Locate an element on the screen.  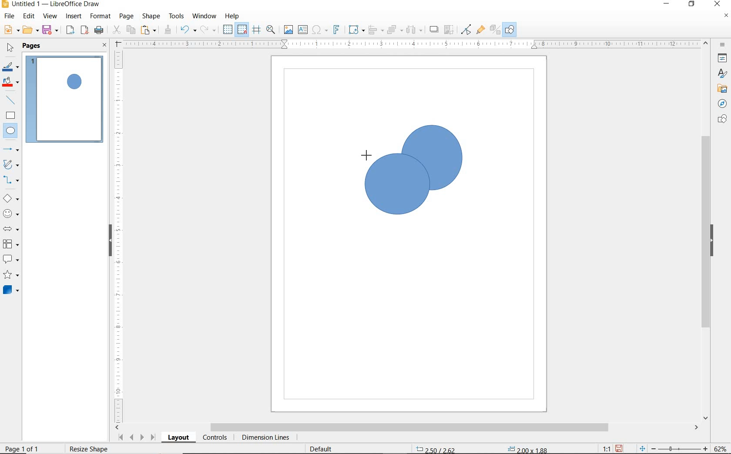
INSERT is located at coordinates (75, 17).